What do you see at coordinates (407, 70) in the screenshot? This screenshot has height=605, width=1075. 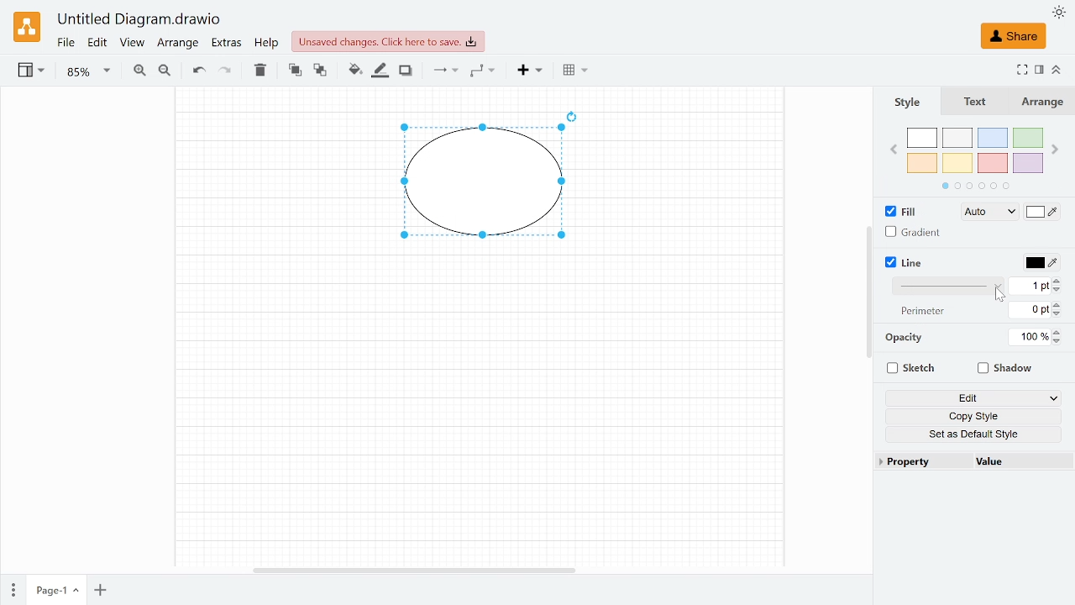 I see `Shadow` at bounding box center [407, 70].